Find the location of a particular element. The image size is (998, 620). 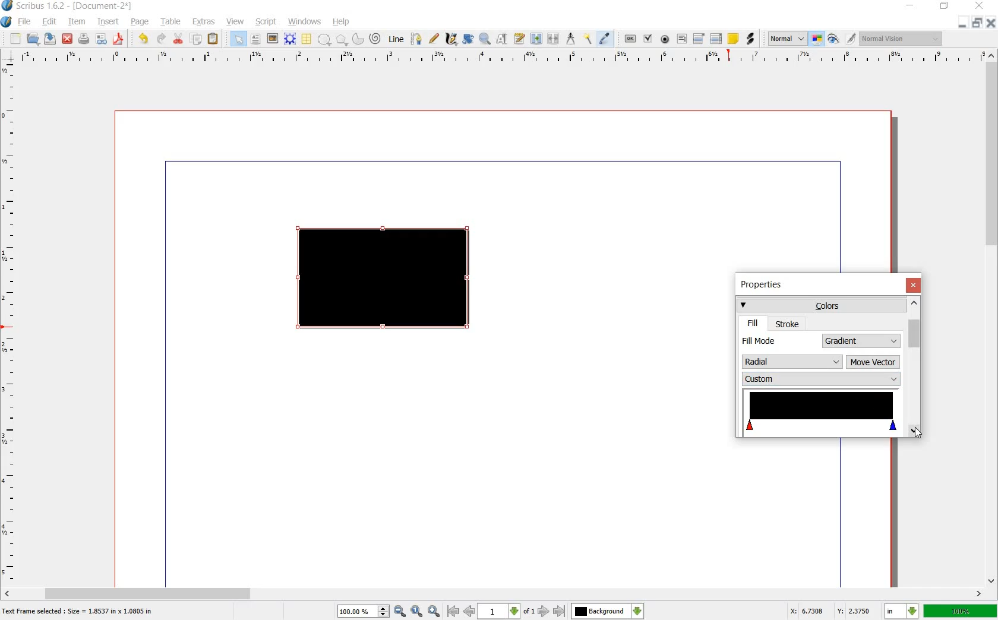

insert is located at coordinates (109, 23).